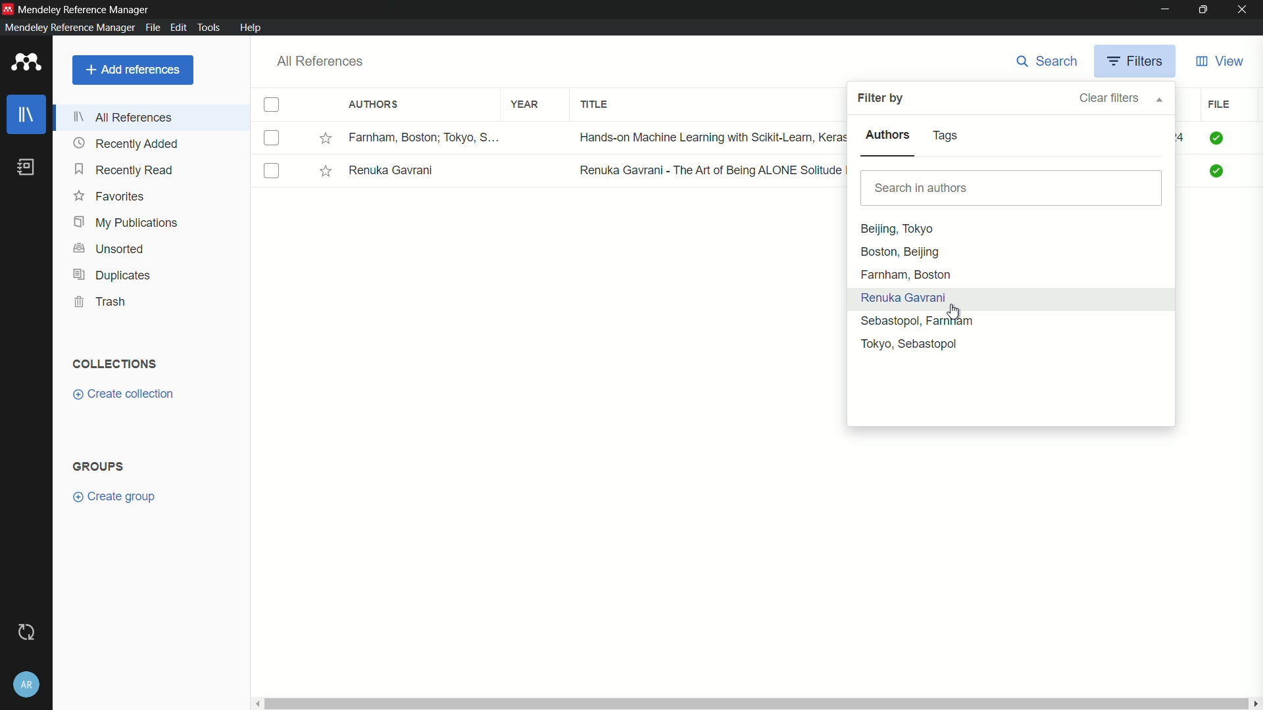 The width and height of the screenshot is (1263, 710). Describe the element at coordinates (26, 166) in the screenshot. I see `book` at that location.